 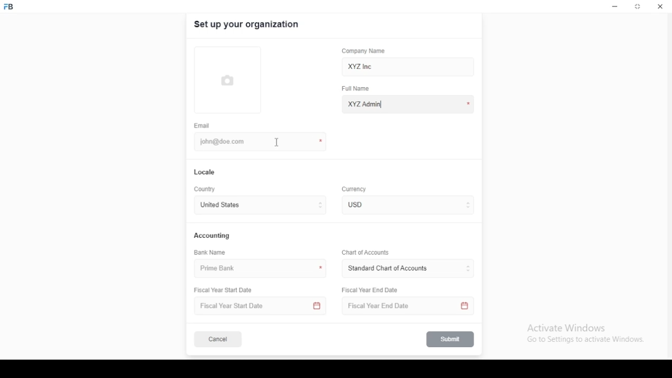 I want to click on XYZ Admin, so click(x=408, y=103).